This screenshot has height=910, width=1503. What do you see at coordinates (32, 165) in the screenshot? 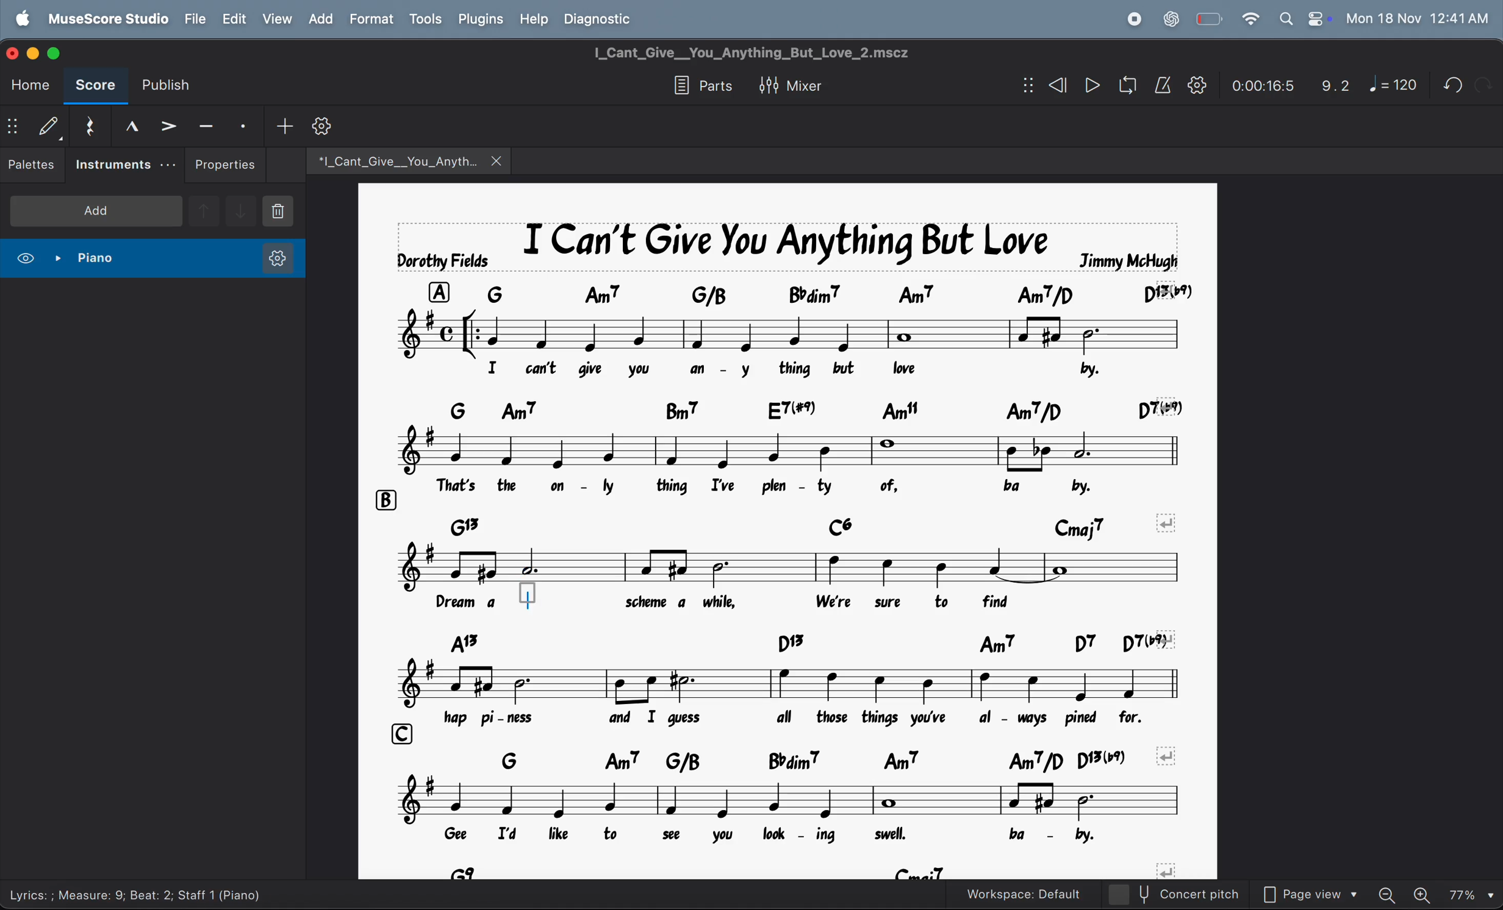
I see `pallettes` at bounding box center [32, 165].